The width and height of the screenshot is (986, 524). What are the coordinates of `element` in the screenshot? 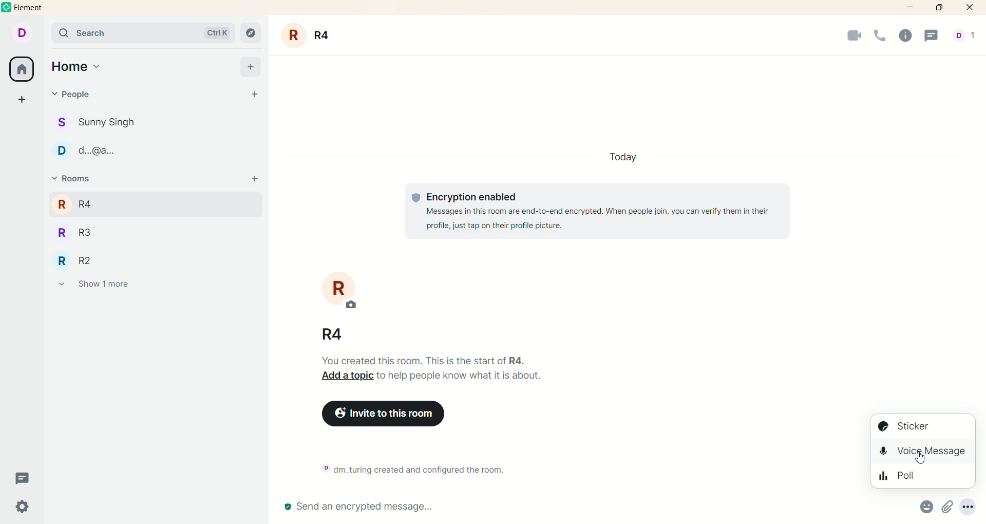 It's located at (35, 8).